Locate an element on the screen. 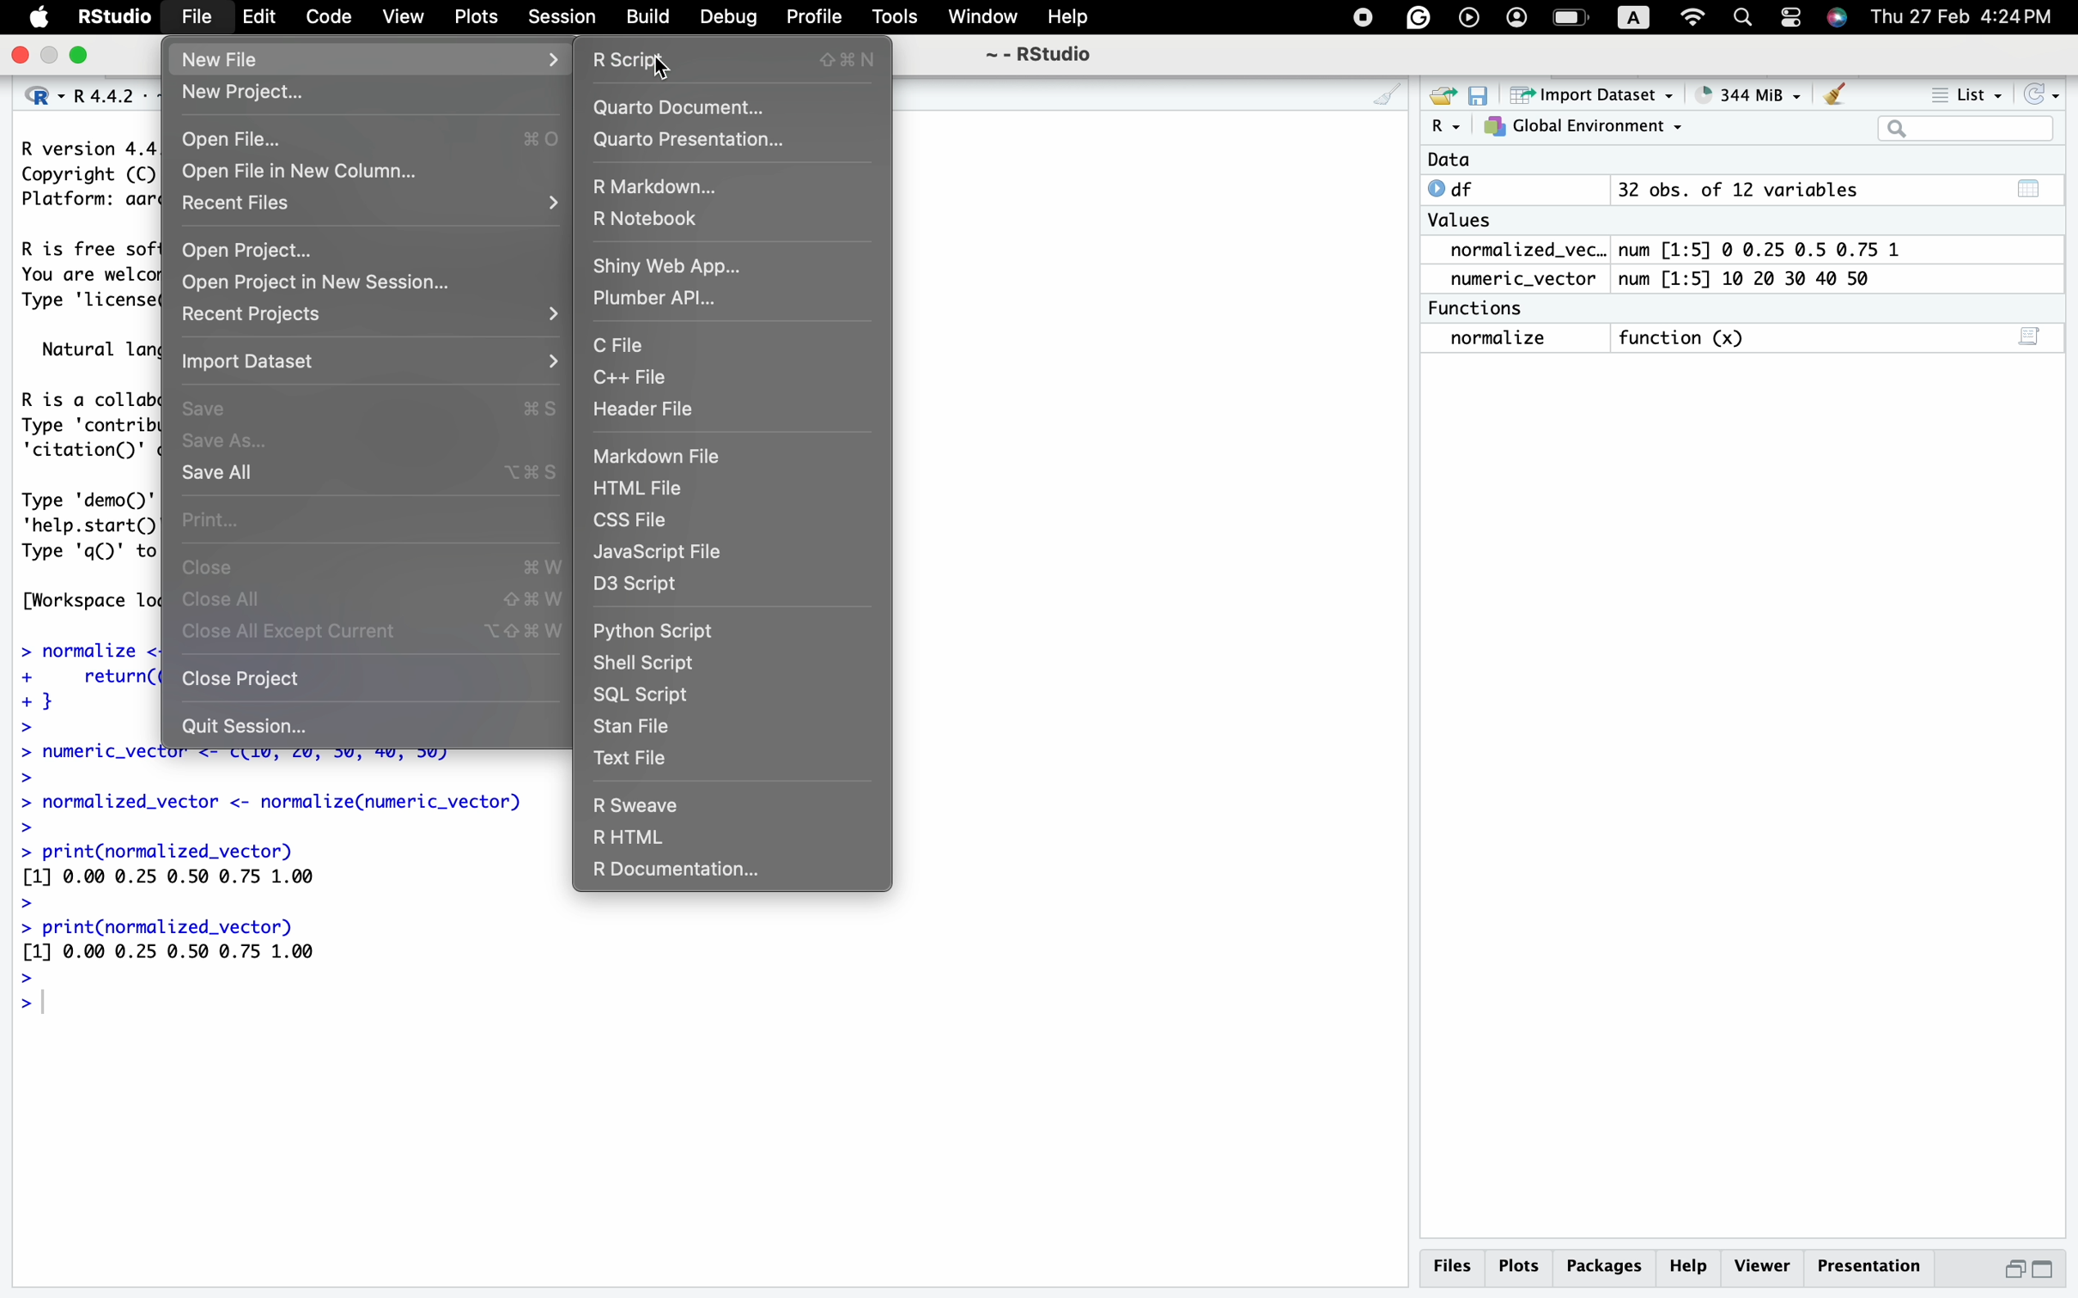 This screenshot has width=2078, height=1298. C File is located at coordinates (620, 347).